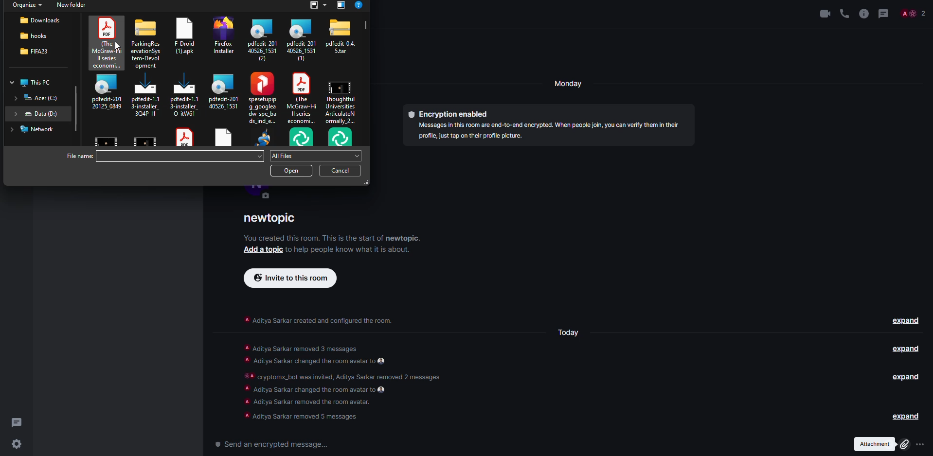 The image size is (933, 456). What do you see at coordinates (223, 137) in the screenshot?
I see `` at bounding box center [223, 137].